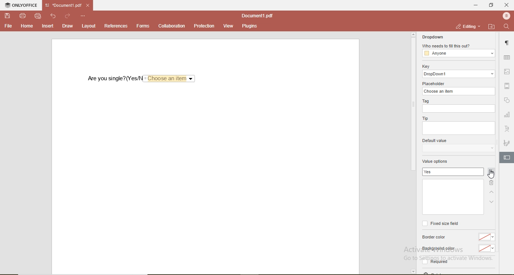 The width and height of the screenshot is (514, 275). I want to click on open file location, so click(492, 27).